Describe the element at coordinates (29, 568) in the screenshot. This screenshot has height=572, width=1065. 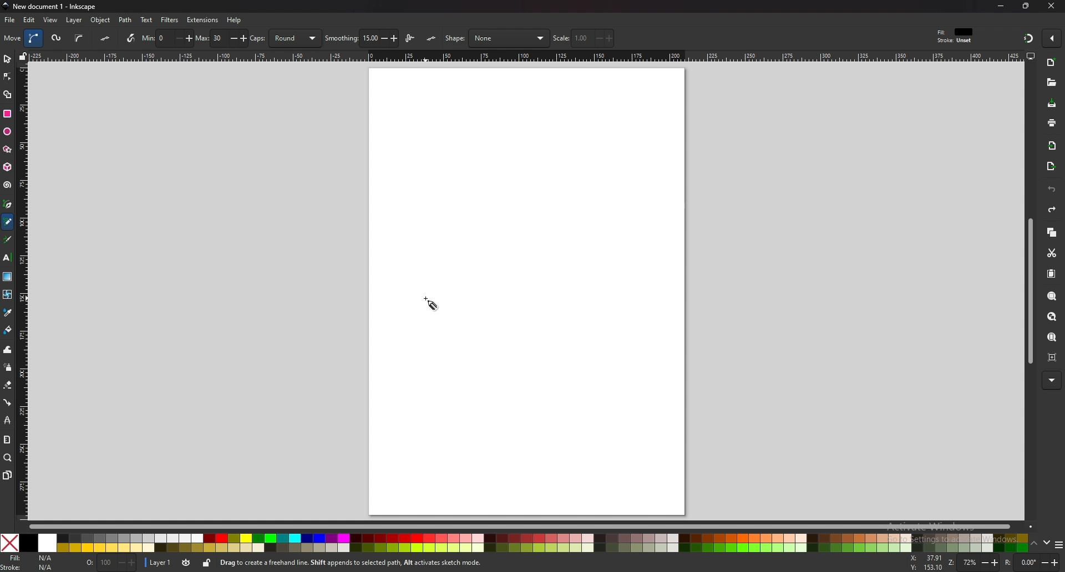
I see `stroke` at that location.